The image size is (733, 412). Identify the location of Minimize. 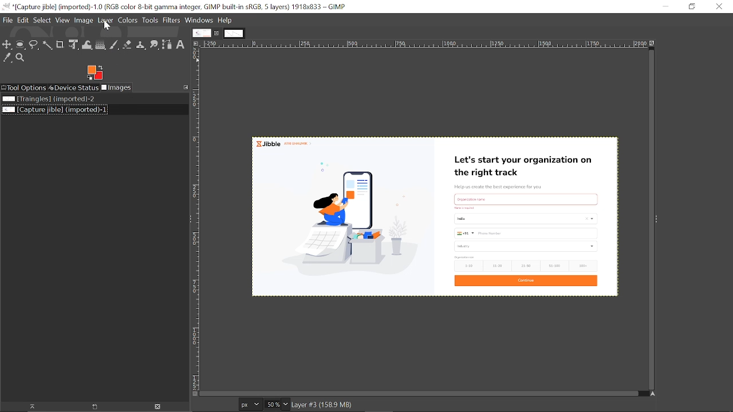
(665, 7).